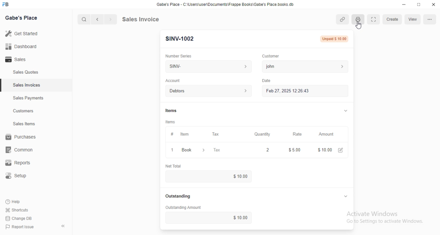  What do you see at coordinates (295, 150) in the screenshot?
I see `$5.00` at bounding box center [295, 150].